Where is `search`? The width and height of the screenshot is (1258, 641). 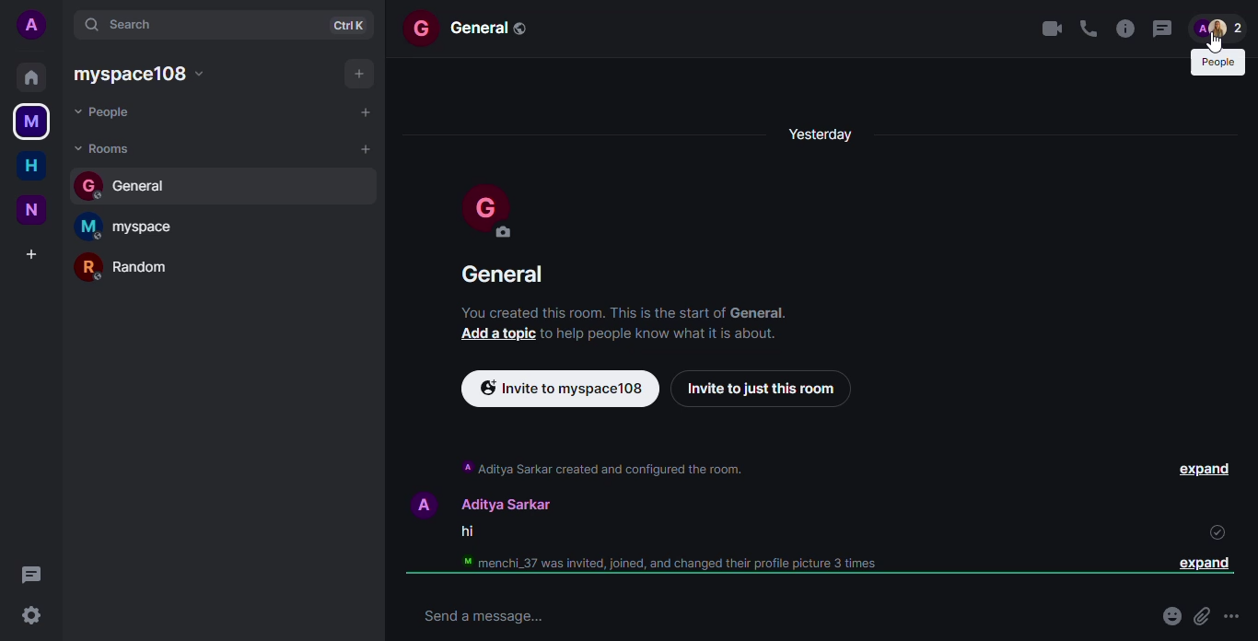 search is located at coordinates (124, 22).